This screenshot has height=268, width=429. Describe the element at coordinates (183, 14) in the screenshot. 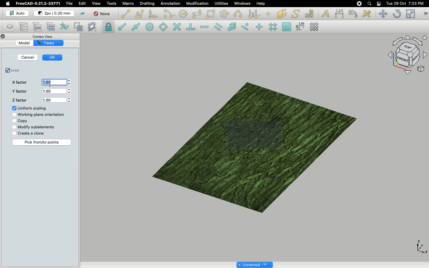

I see `Circle` at that location.